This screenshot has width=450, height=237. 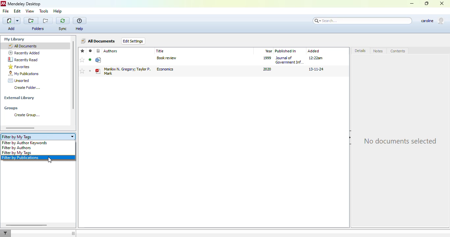 I want to click on maximize, so click(x=427, y=3).